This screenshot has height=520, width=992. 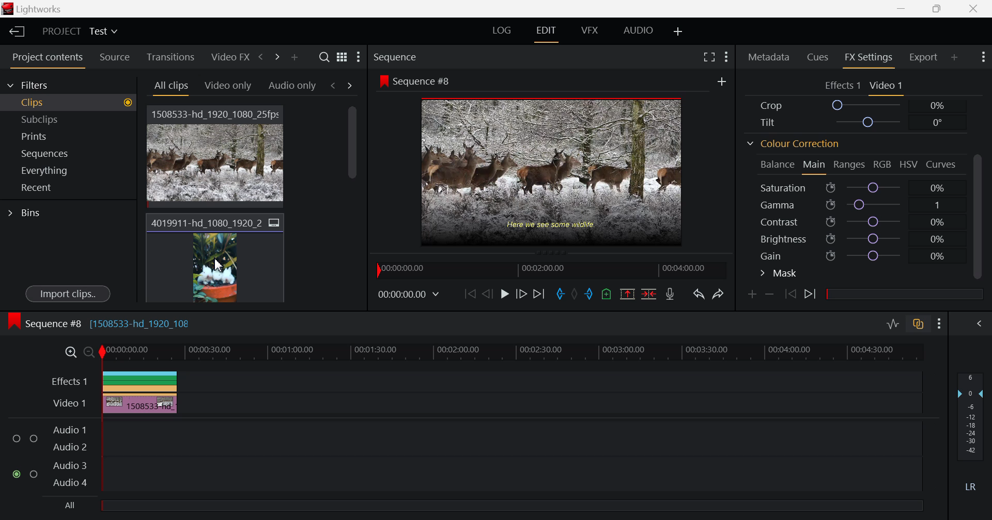 What do you see at coordinates (953, 58) in the screenshot?
I see `Add Panel` at bounding box center [953, 58].